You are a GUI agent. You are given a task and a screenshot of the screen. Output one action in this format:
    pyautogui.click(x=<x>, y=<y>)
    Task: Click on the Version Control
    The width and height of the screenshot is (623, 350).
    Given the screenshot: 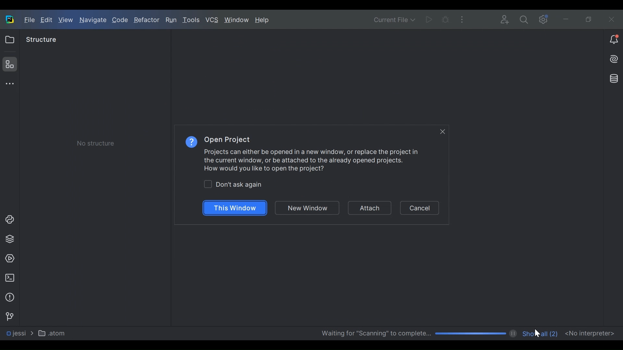 What is the action you would take?
    pyautogui.click(x=9, y=316)
    